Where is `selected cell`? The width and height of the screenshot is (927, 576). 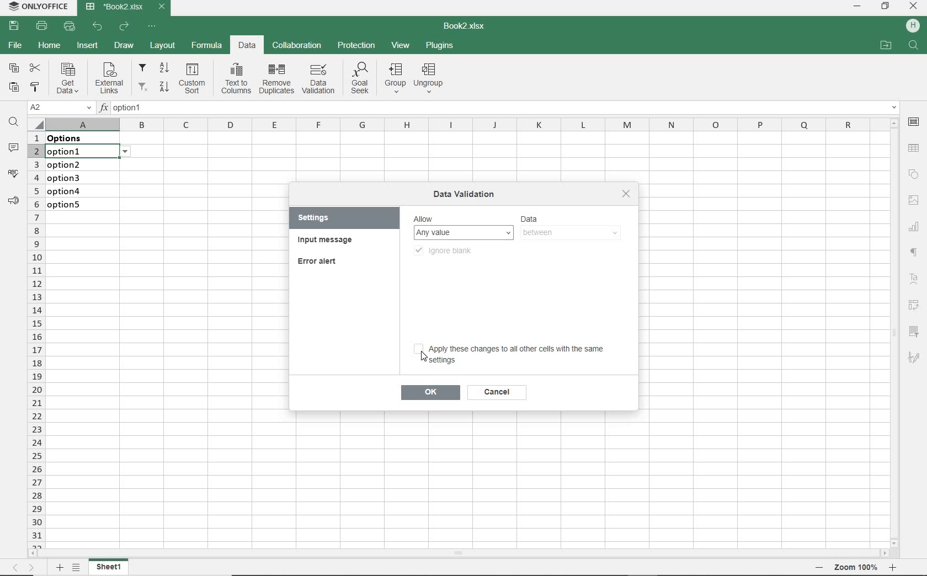 selected cell is located at coordinates (82, 153).